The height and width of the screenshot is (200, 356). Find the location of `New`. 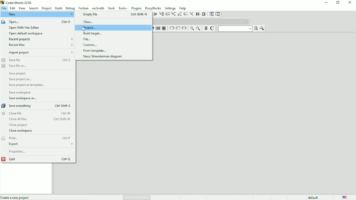

New is located at coordinates (37, 14).